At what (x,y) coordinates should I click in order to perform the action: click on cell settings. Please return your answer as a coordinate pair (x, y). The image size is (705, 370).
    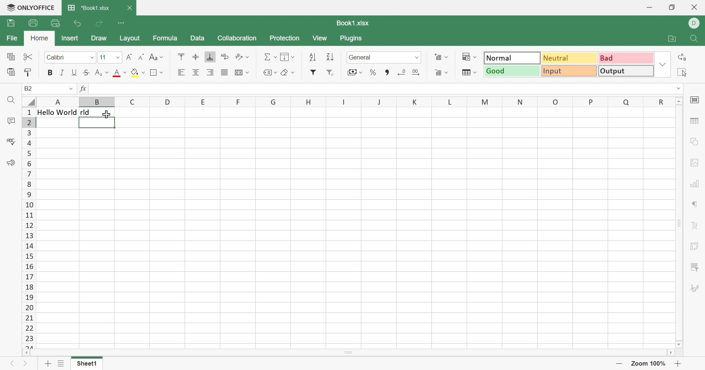
    Looking at the image, I should click on (693, 101).